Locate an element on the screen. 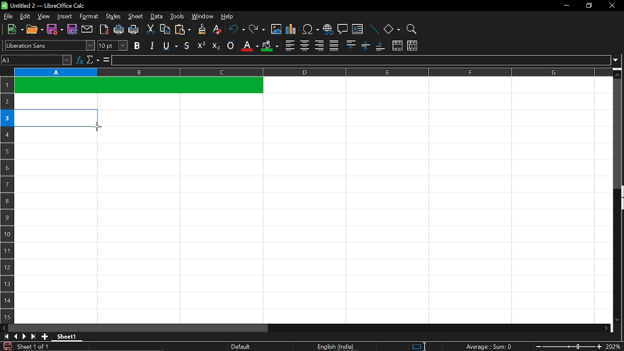 This screenshot has height=351, width=624. function wizard is located at coordinates (79, 60).